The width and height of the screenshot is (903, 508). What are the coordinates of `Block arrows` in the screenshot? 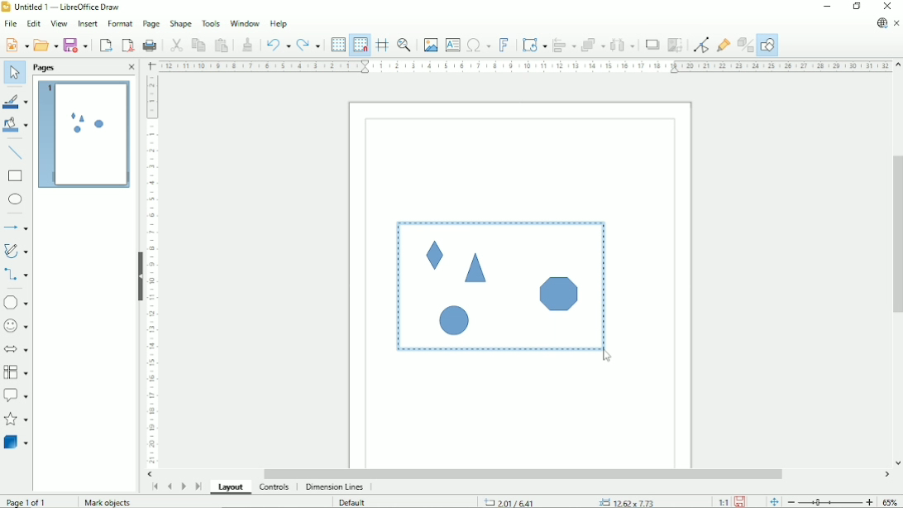 It's located at (17, 350).